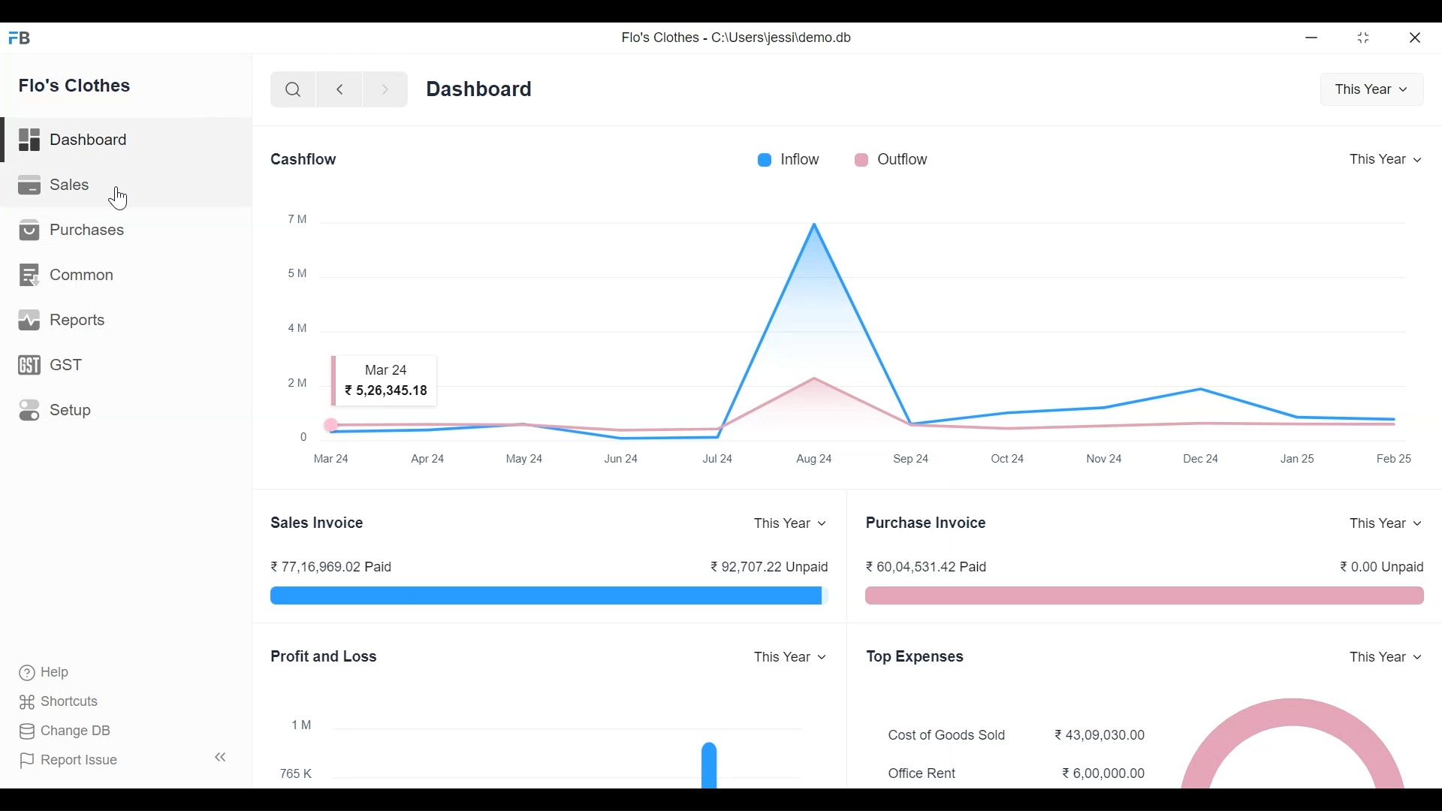 Image resolution: width=1442 pixels, height=811 pixels. What do you see at coordinates (336, 460) in the screenshot?
I see `Mar 24` at bounding box center [336, 460].